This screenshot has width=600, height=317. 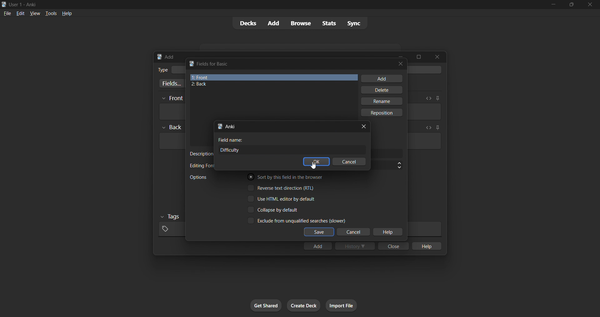 What do you see at coordinates (437, 128) in the screenshot?
I see `Toggle sticky` at bounding box center [437, 128].